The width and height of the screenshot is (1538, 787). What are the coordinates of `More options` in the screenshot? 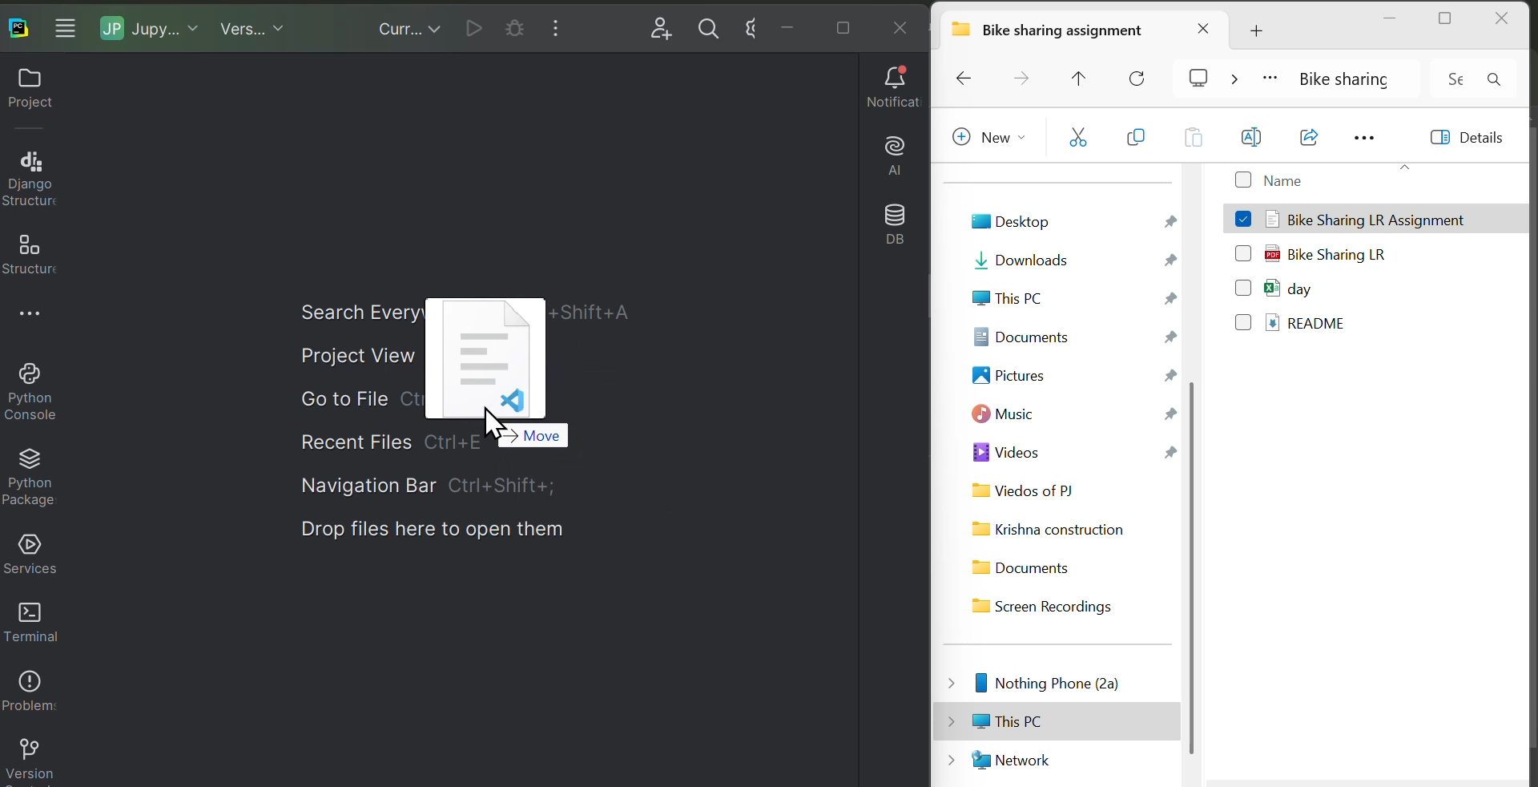 It's located at (1378, 138).